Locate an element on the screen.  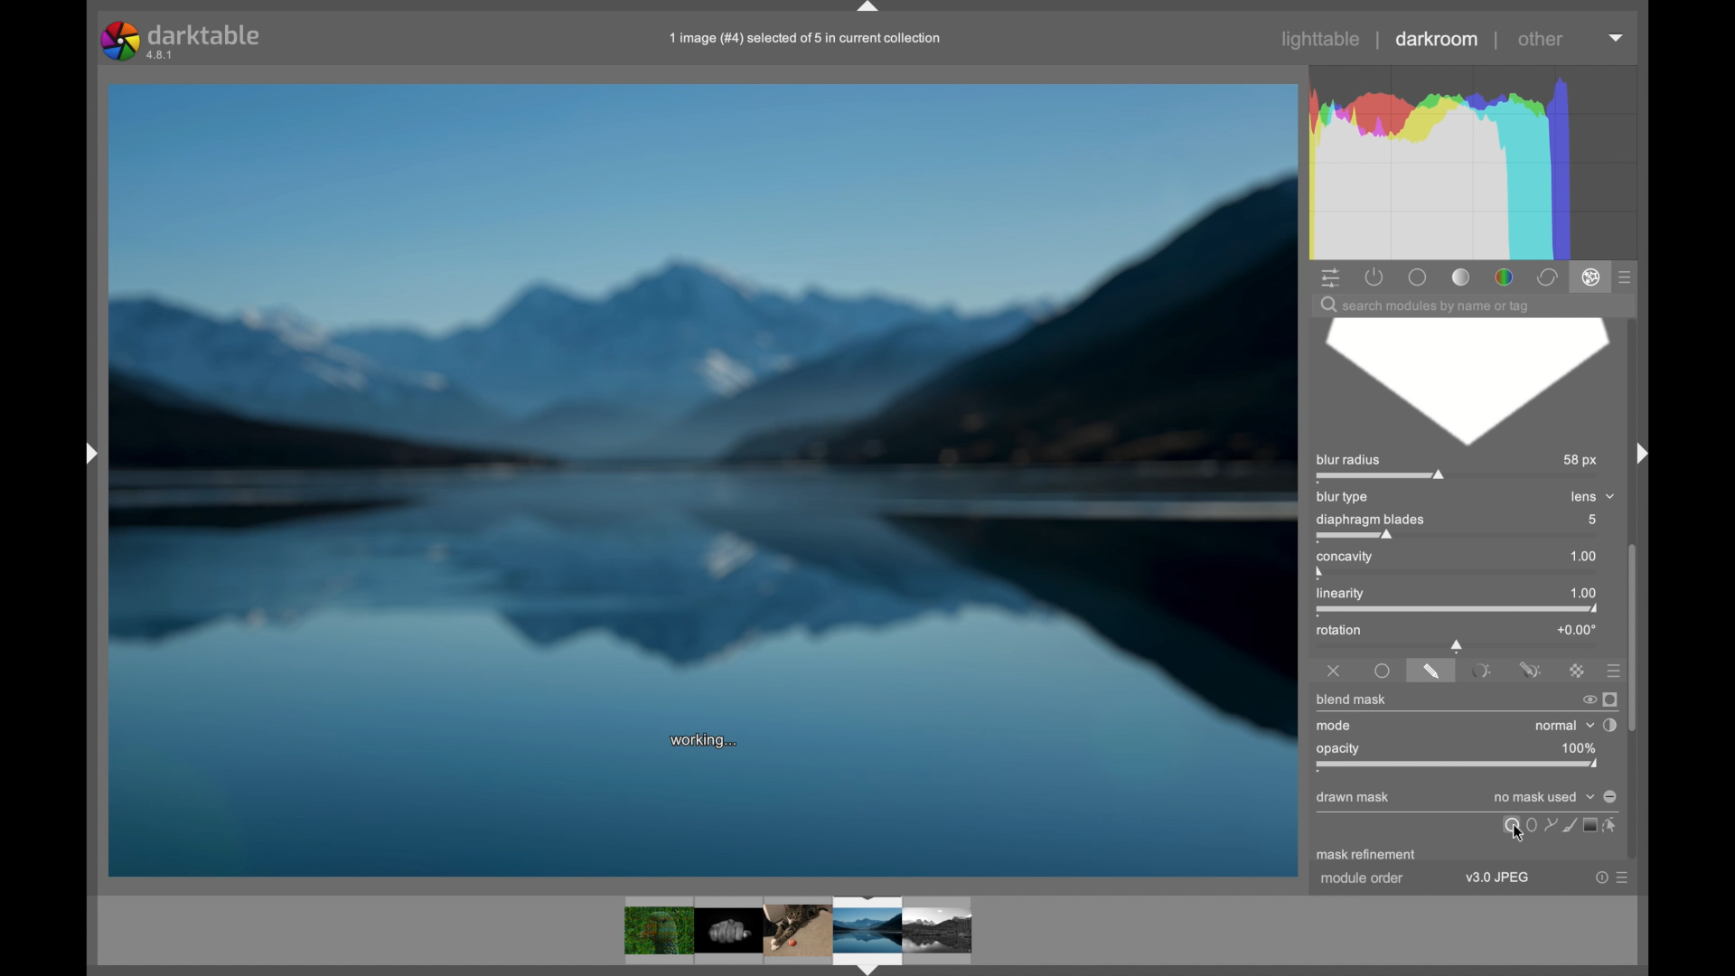
off is located at coordinates (1334, 668).